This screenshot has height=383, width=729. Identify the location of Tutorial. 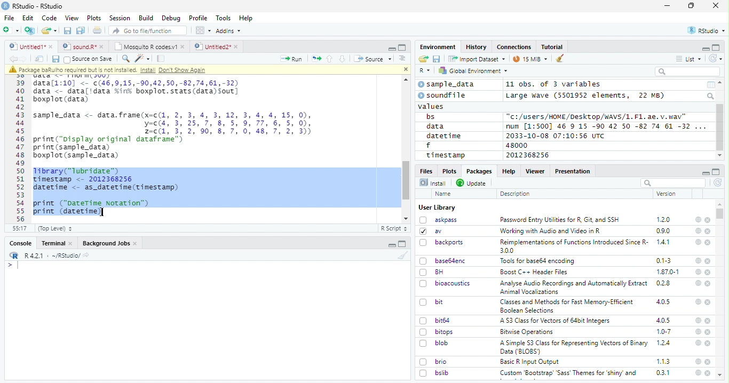
(553, 47).